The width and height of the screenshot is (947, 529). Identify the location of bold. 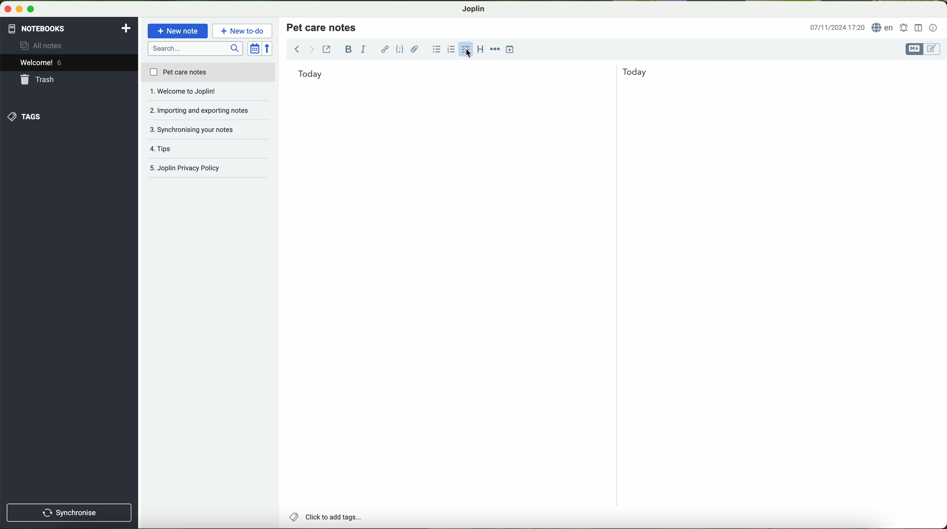
(349, 49).